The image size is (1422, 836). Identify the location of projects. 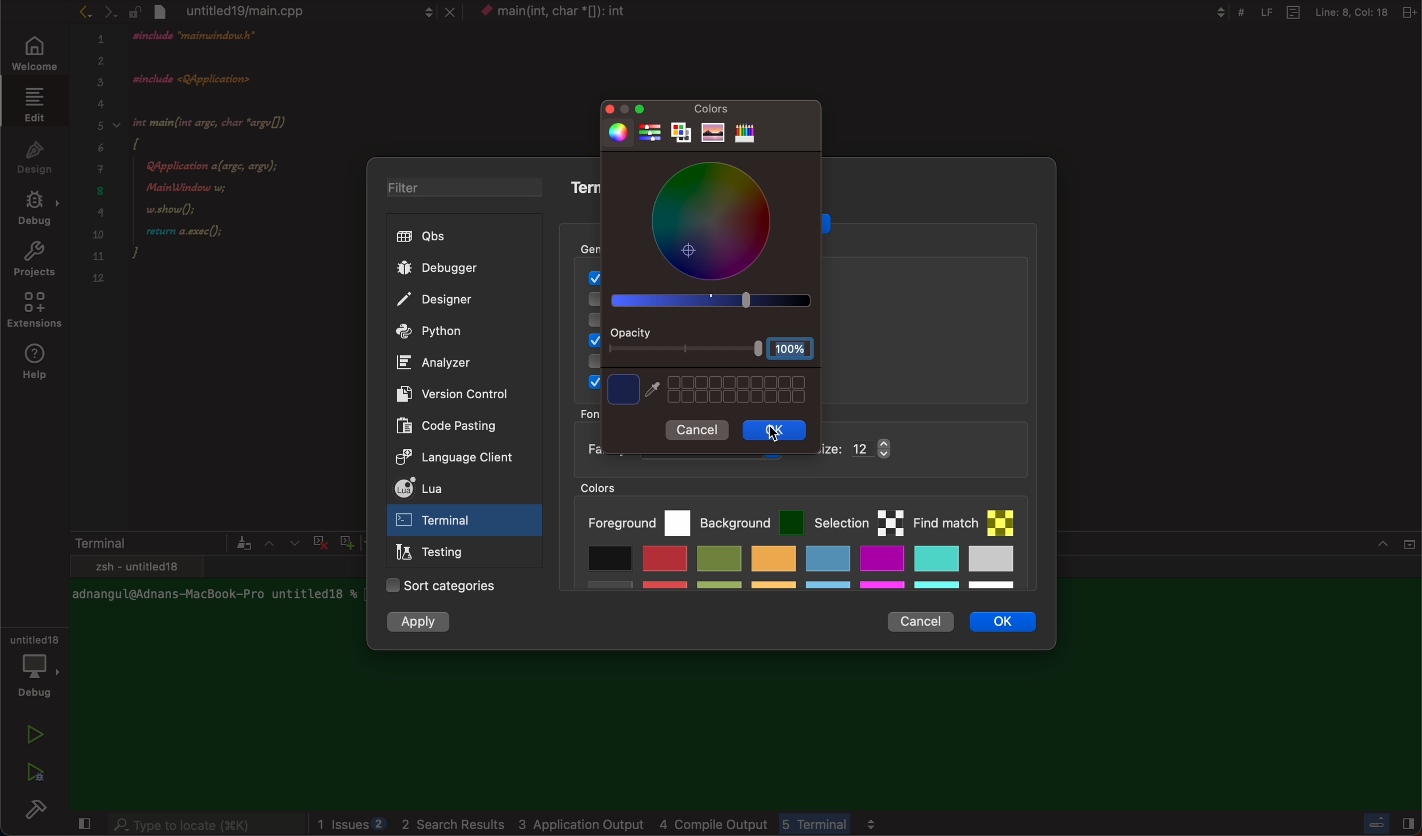
(34, 262).